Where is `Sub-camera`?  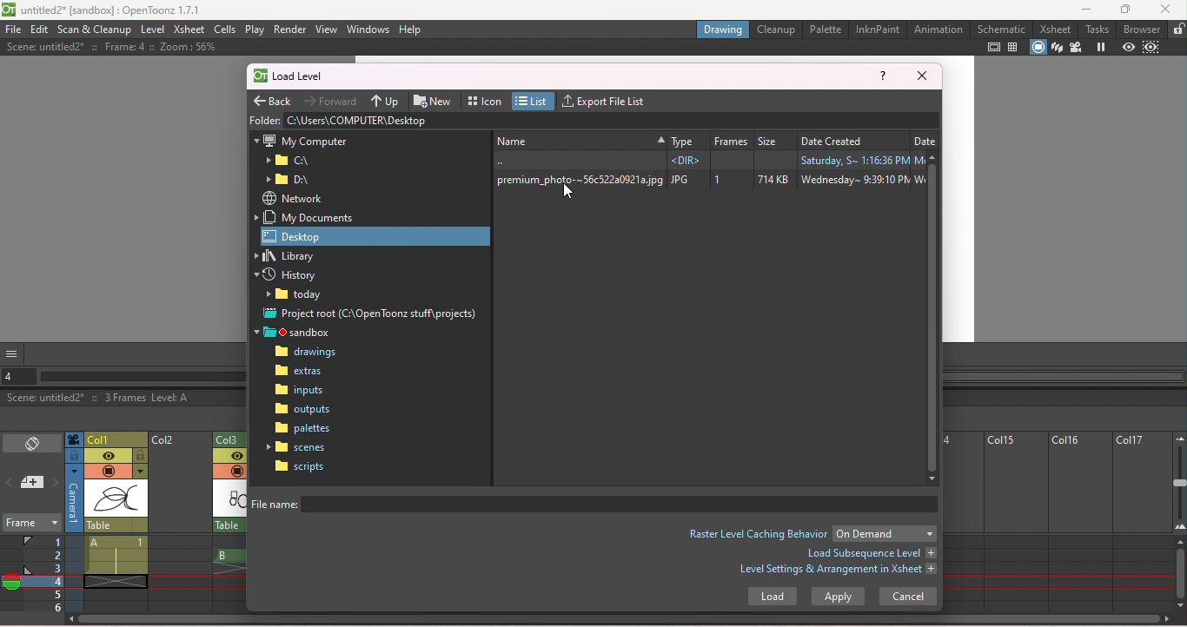
Sub-camera is located at coordinates (1153, 48).